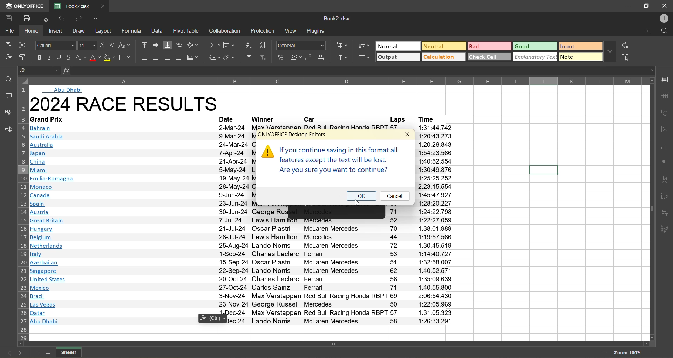  I want to click on protection, so click(264, 31).